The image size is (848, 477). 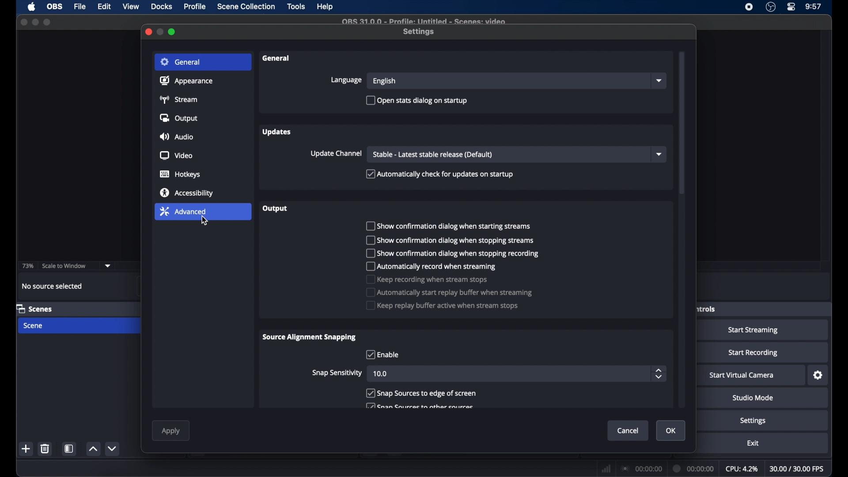 What do you see at coordinates (447, 225) in the screenshot?
I see `checkbox` at bounding box center [447, 225].